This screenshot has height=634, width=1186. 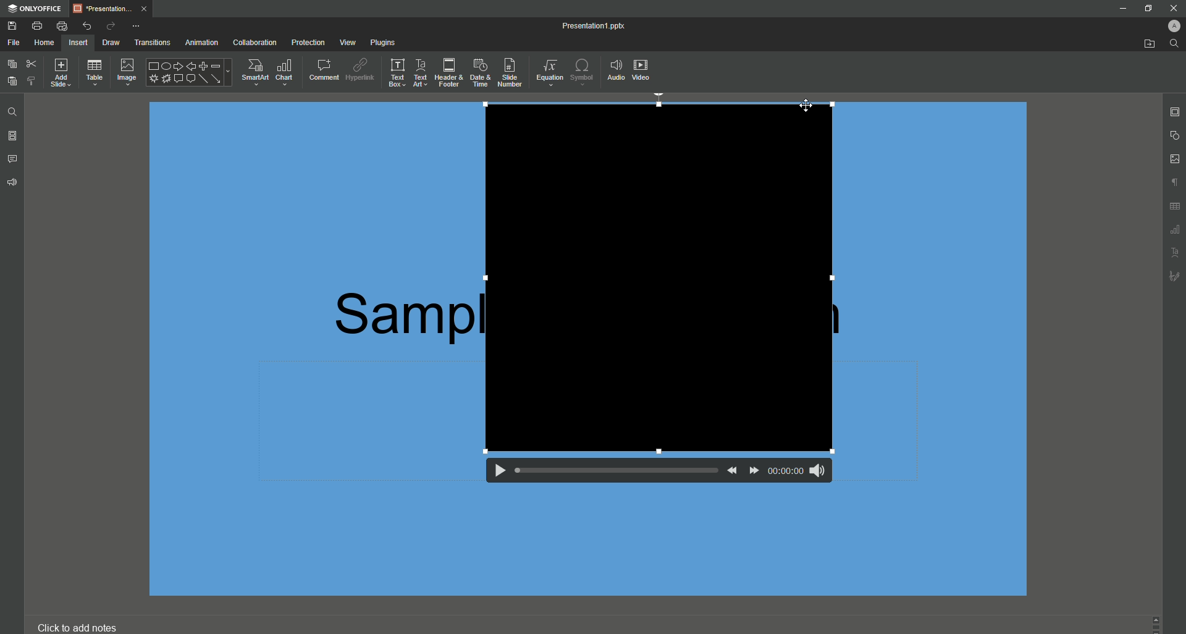 What do you see at coordinates (11, 64) in the screenshot?
I see `Copy` at bounding box center [11, 64].